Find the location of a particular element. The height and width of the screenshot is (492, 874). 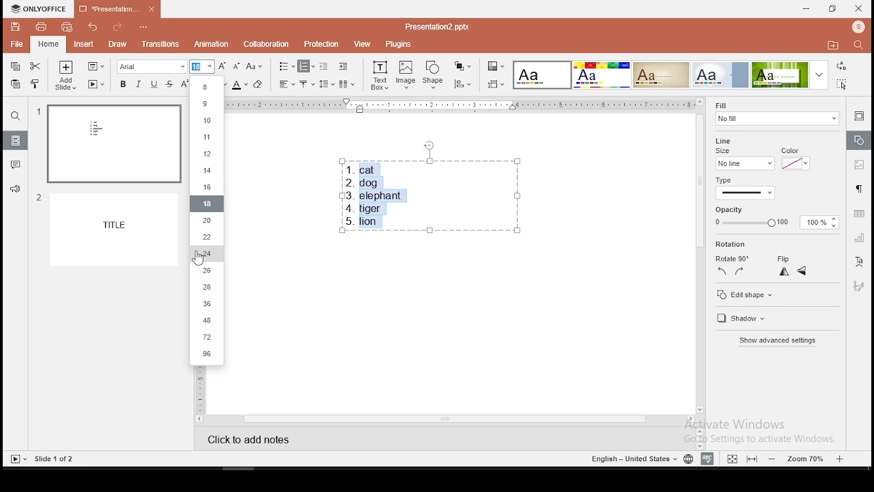

18 is located at coordinates (208, 203).